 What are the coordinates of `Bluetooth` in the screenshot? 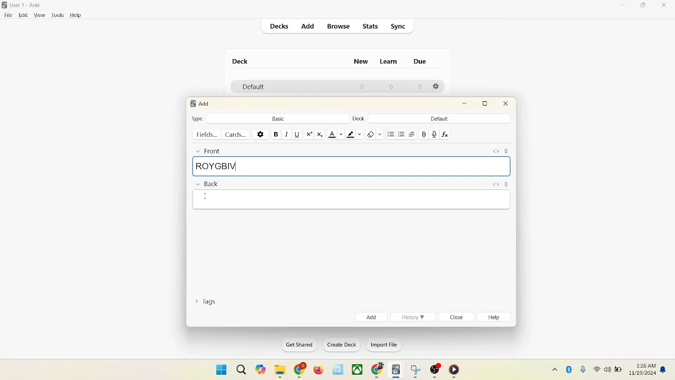 It's located at (570, 368).